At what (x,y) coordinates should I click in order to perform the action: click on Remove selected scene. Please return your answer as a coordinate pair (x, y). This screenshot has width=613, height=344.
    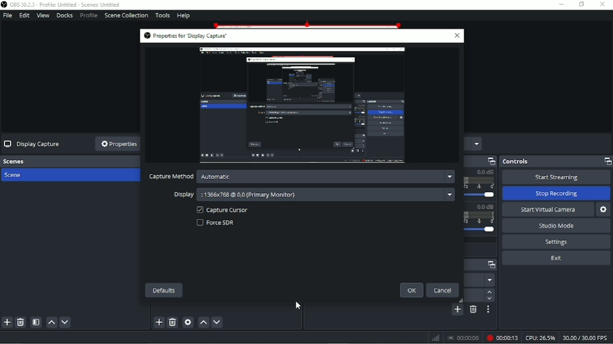
    Looking at the image, I should click on (21, 322).